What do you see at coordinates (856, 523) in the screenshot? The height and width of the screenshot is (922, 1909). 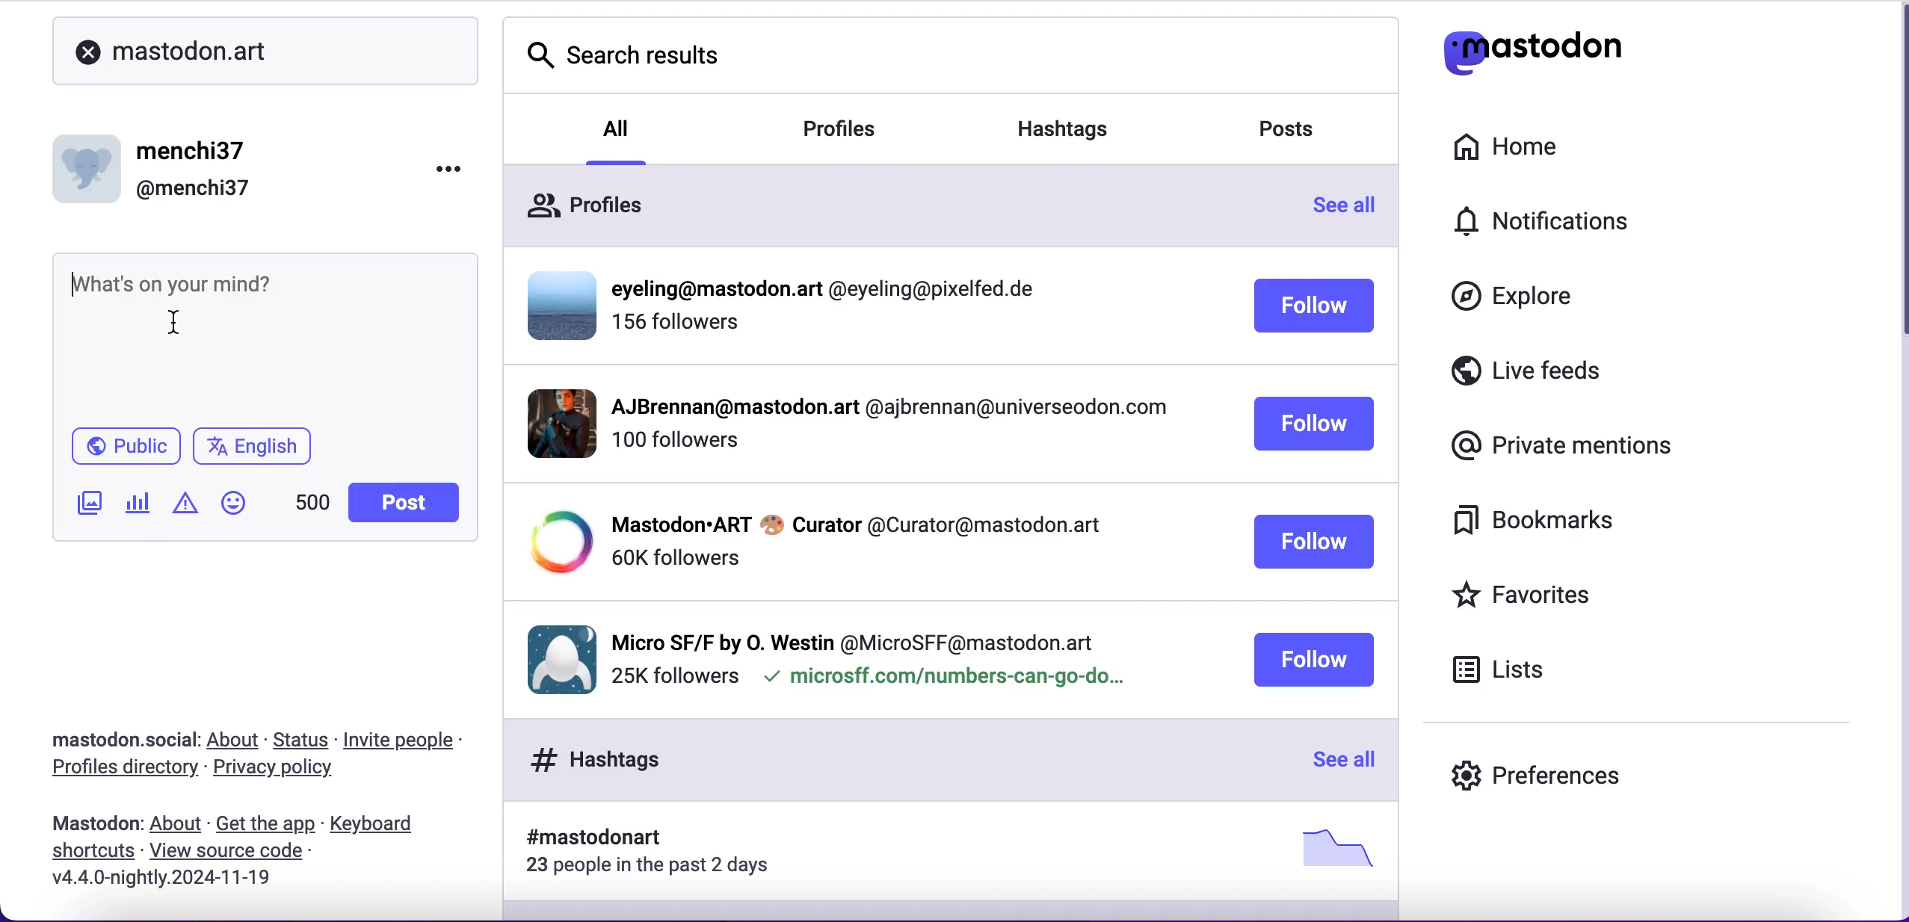 I see `profile` at bounding box center [856, 523].